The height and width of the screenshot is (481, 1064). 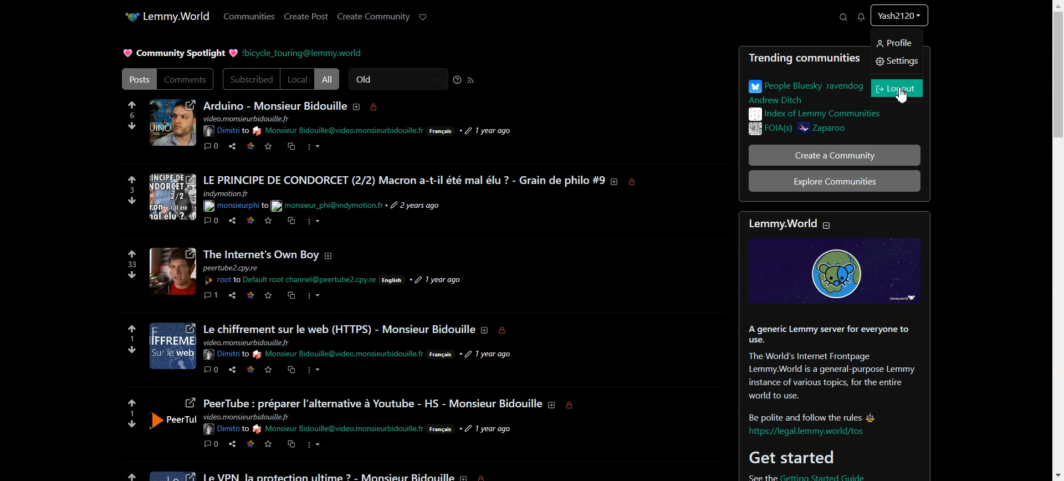 What do you see at coordinates (246, 342) in the screenshot?
I see `text` at bounding box center [246, 342].